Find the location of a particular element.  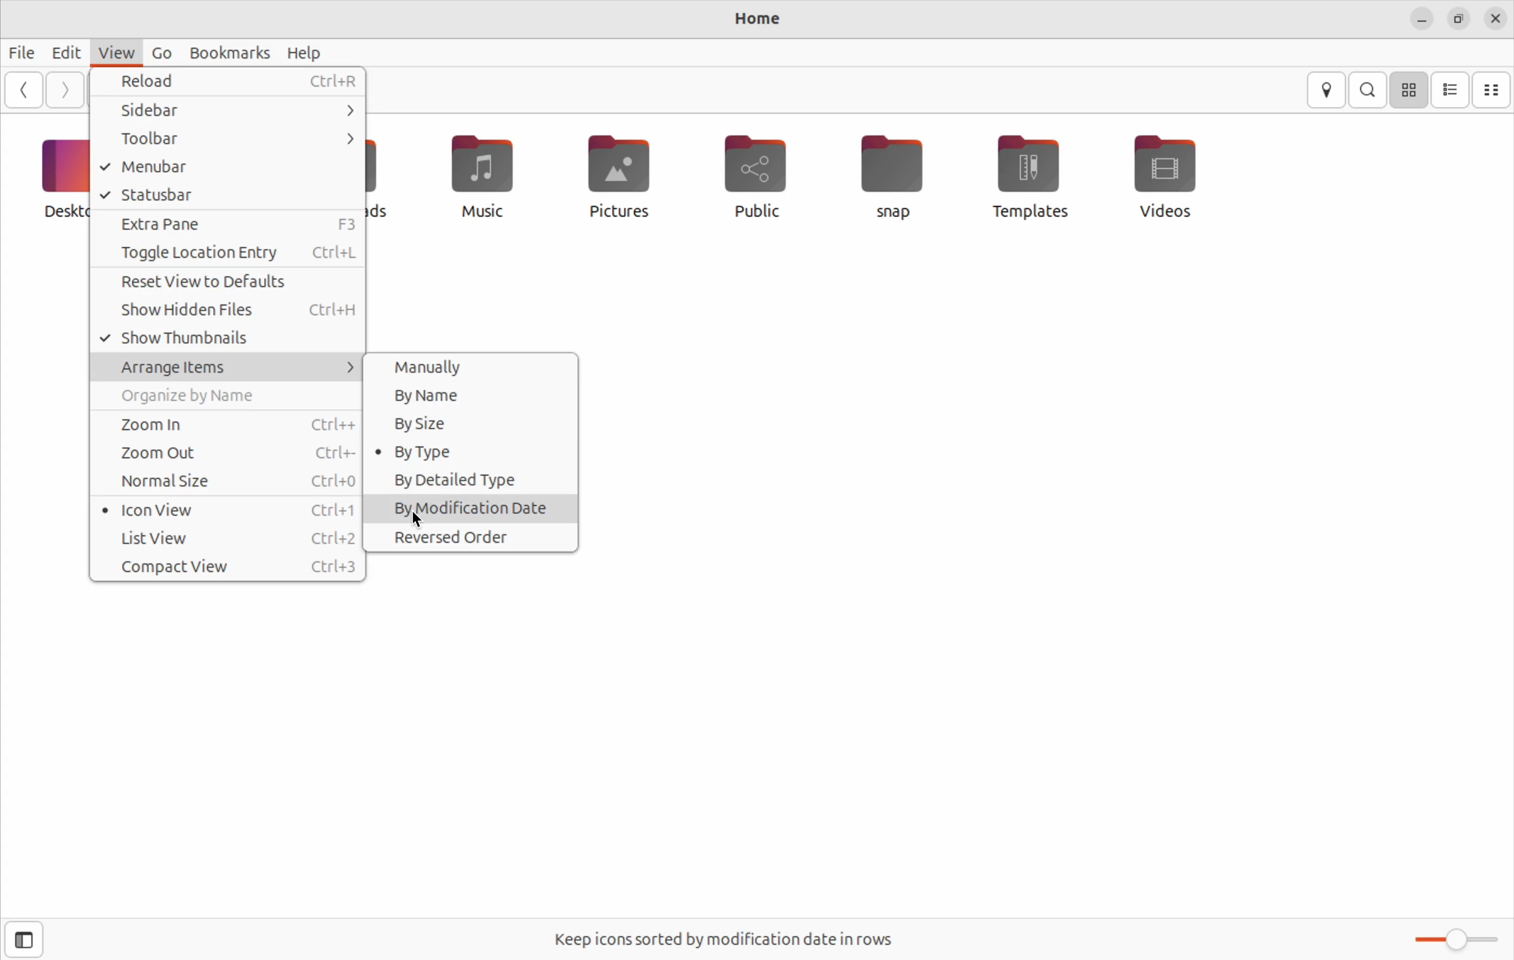

show thumb nails is located at coordinates (228, 339).